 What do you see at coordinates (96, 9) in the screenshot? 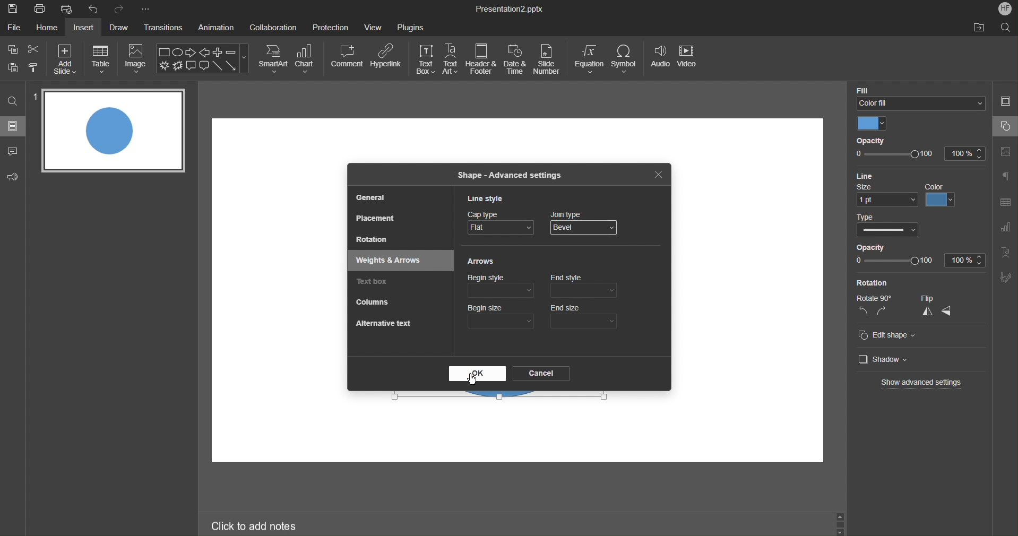
I see `Undo` at bounding box center [96, 9].